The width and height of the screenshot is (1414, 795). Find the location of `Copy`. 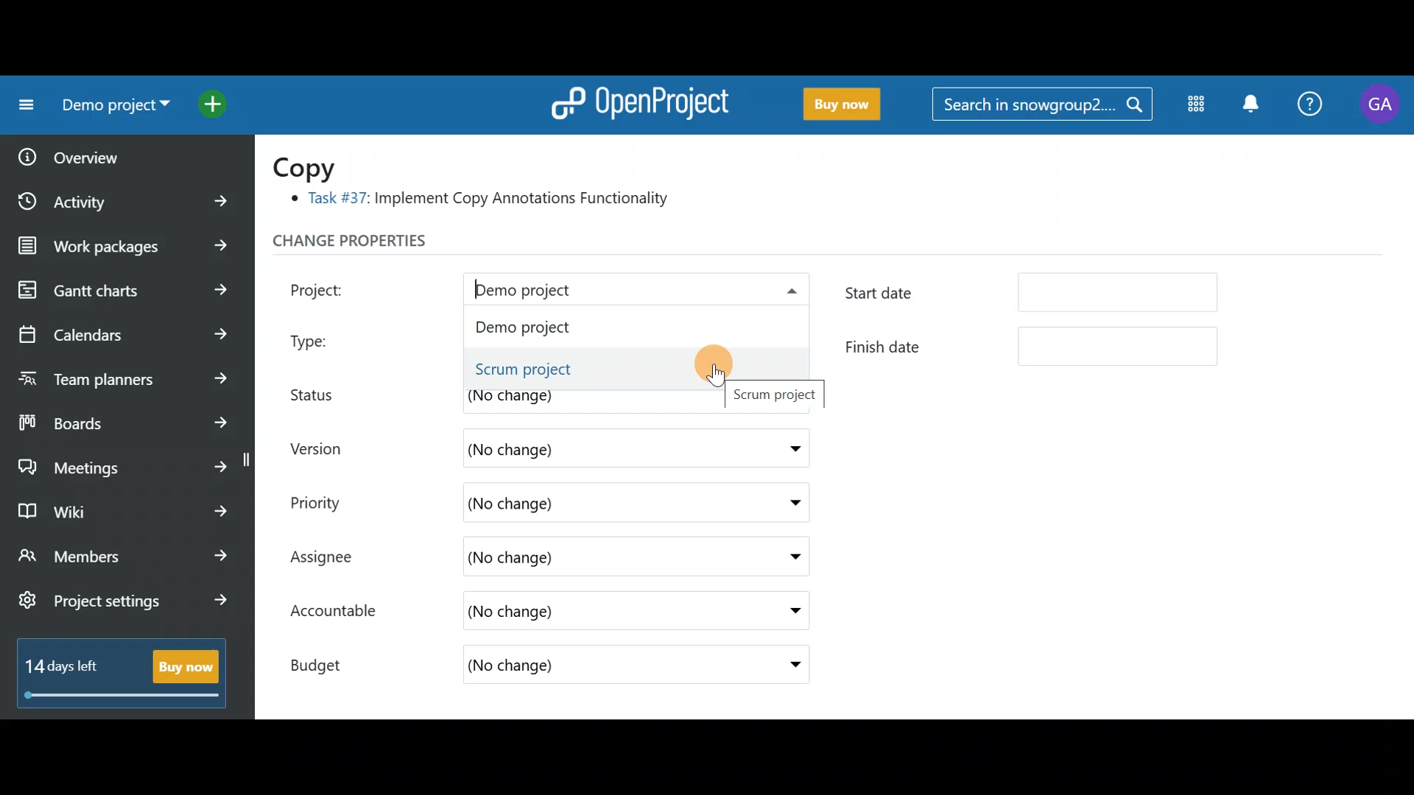

Copy is located at coordinates (314, 166).